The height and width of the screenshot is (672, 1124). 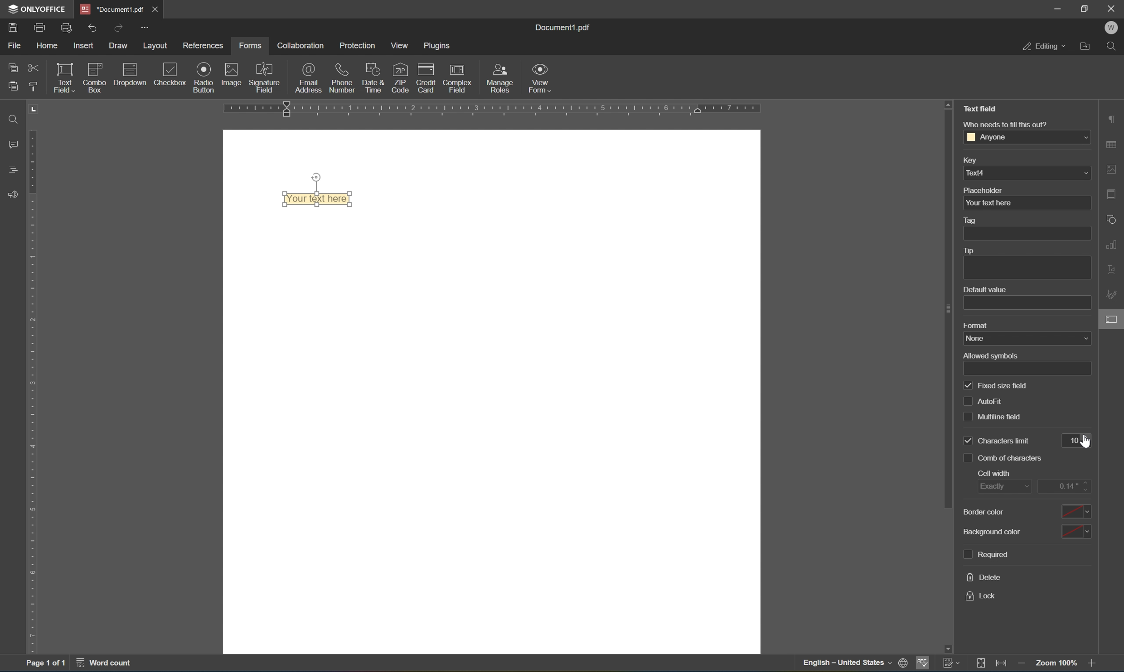 What do you see at coordinates (14, 29) in the screenshot?
I see `save` at bounding box center [14, 29].